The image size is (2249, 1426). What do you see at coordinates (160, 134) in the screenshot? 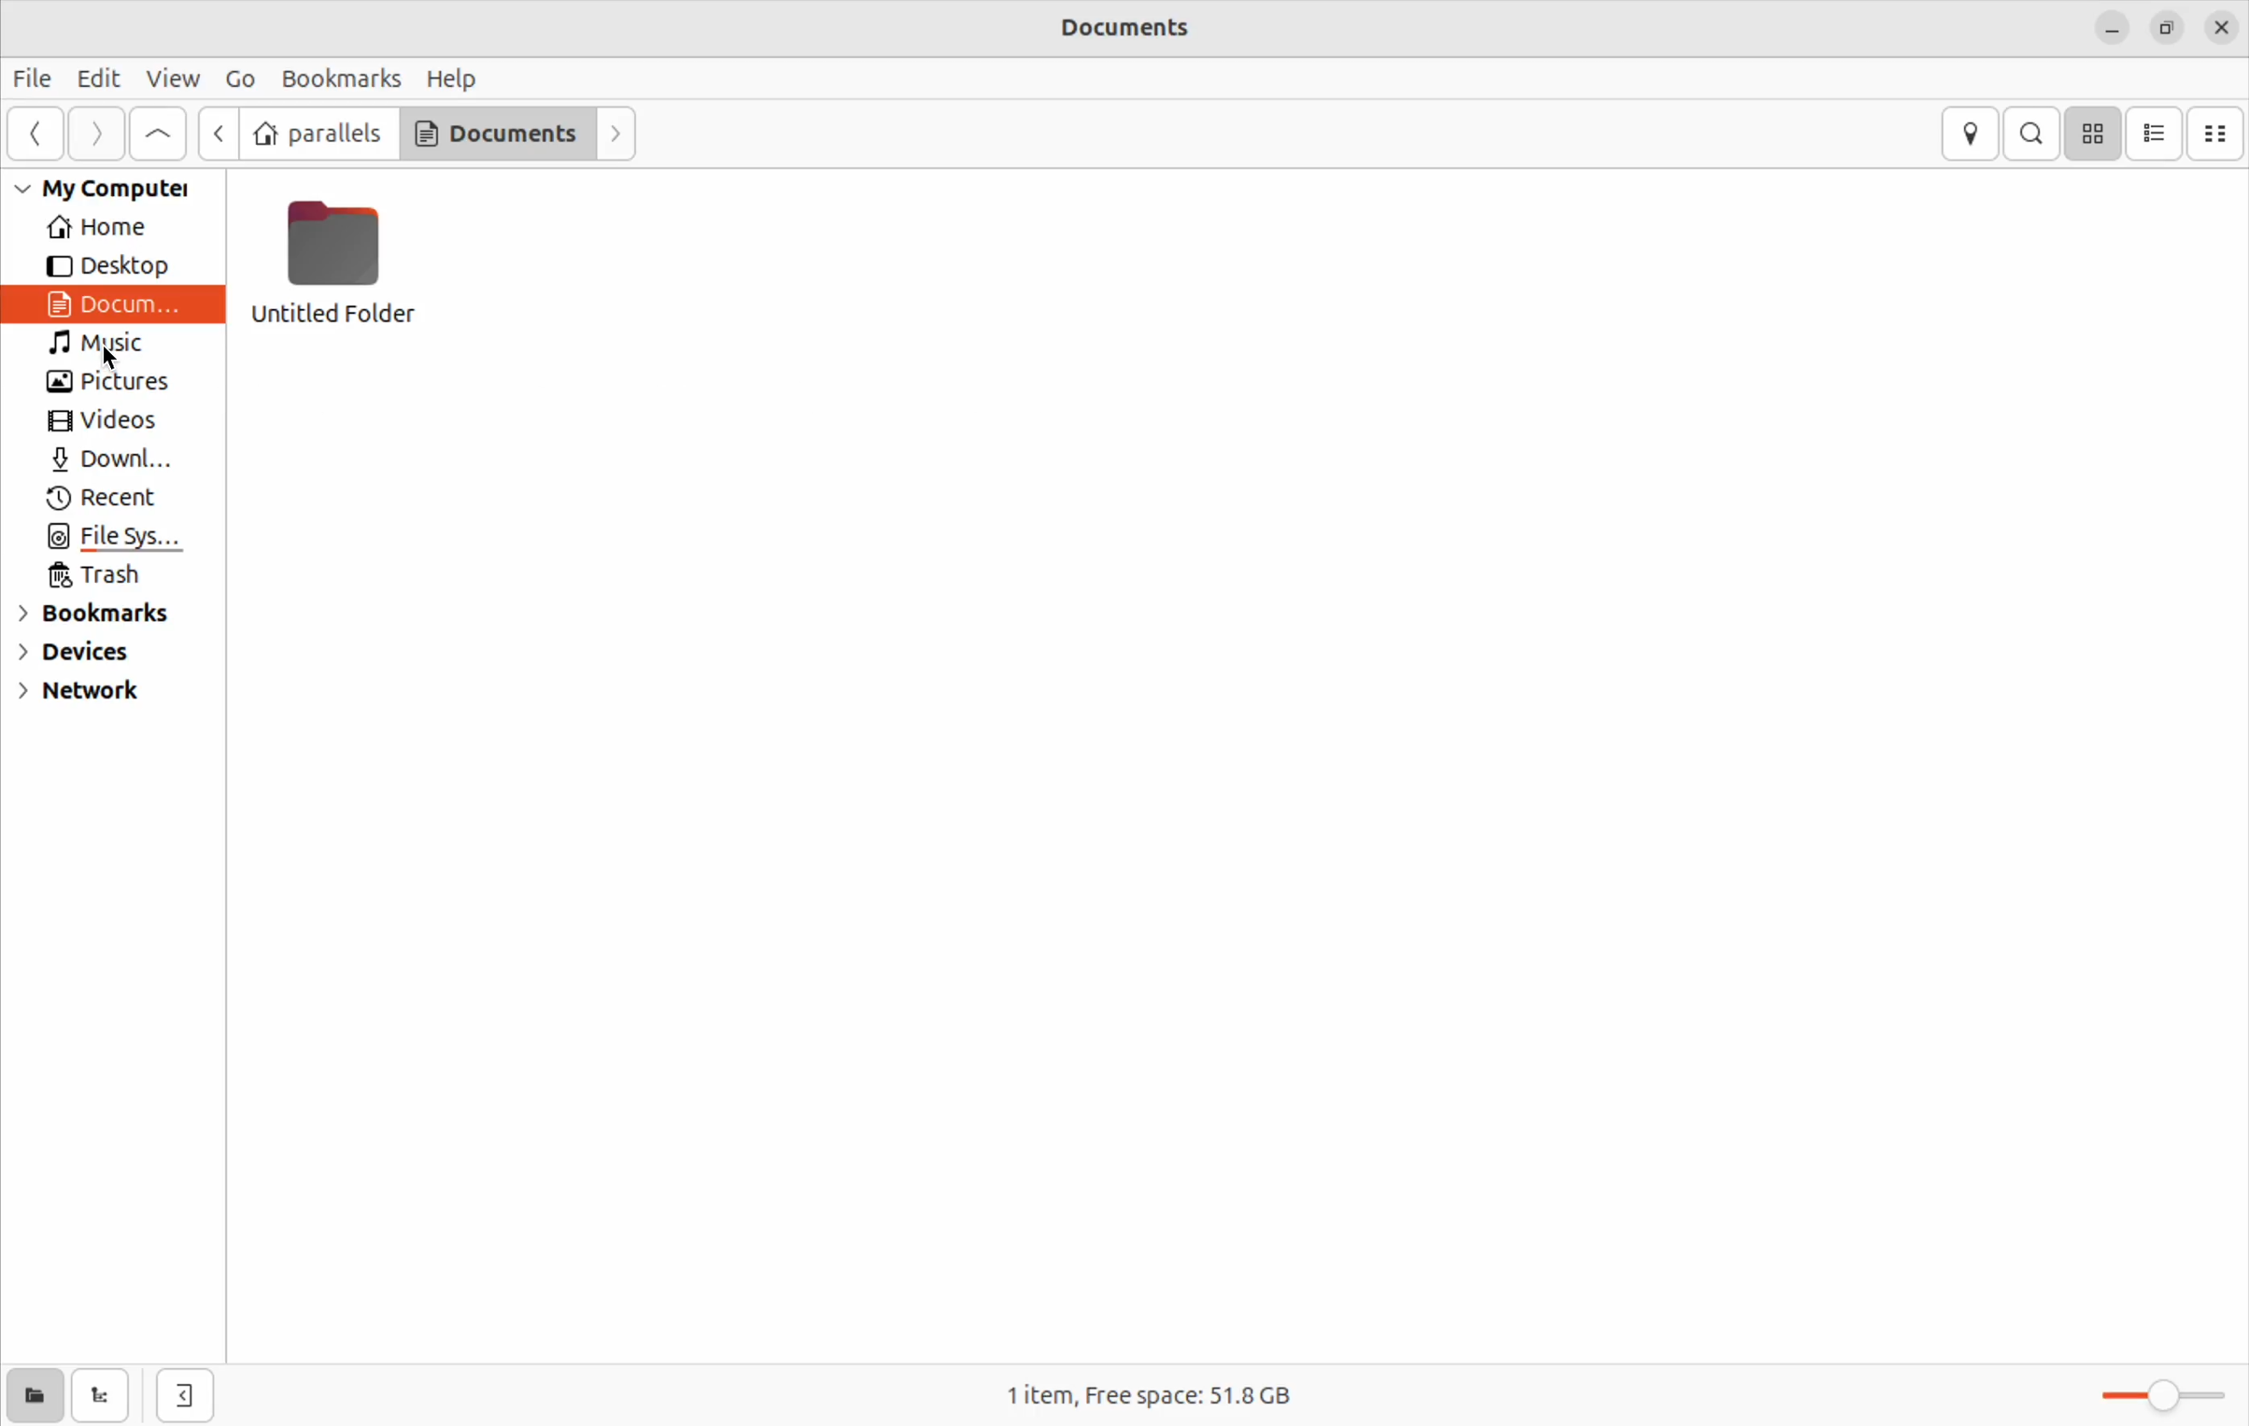
I see `go first ` at bounding box center [160, 134].